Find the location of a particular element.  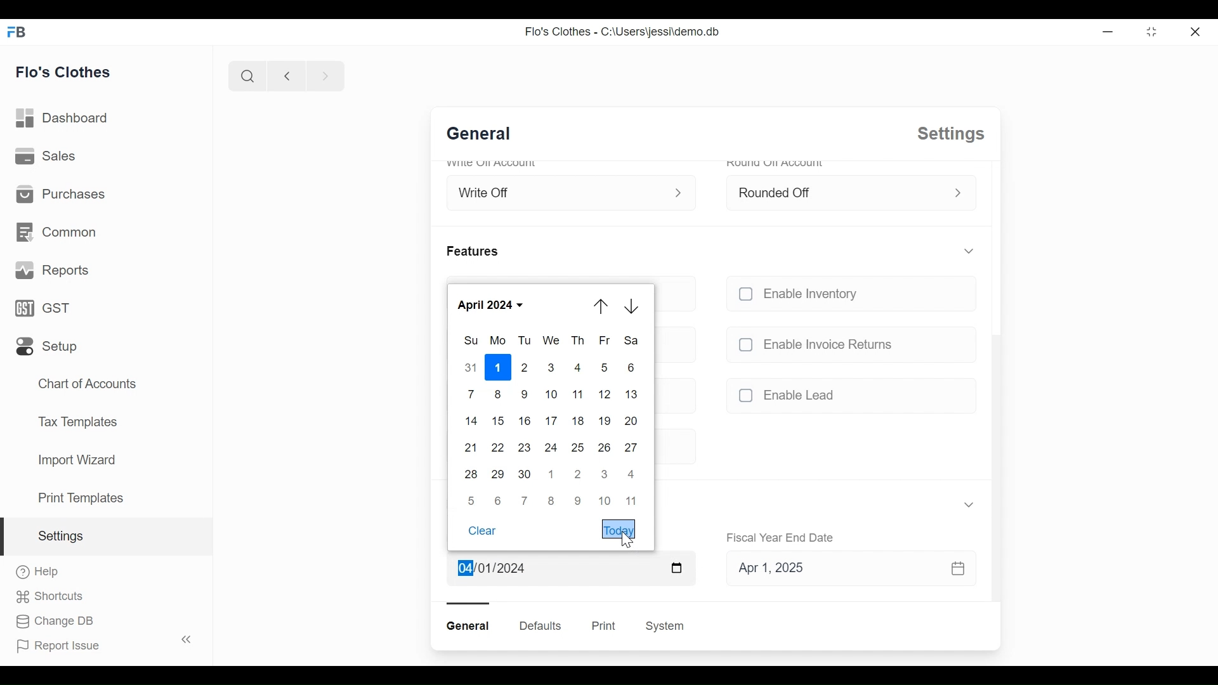

Change DB is located at coordinates (55, 622).